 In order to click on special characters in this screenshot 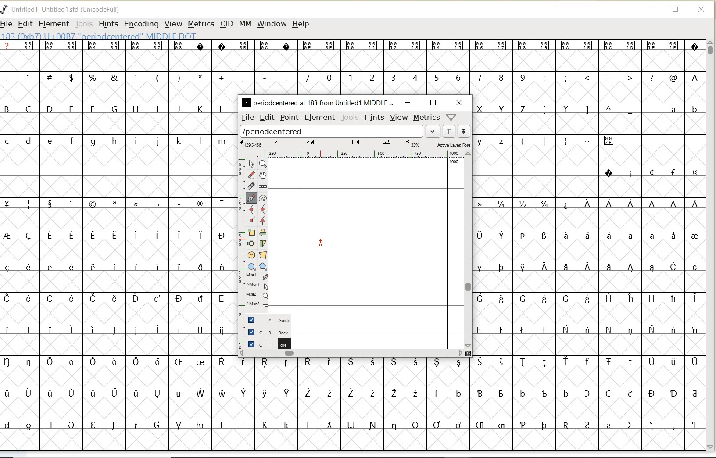, I will do `click(115, 314)`.